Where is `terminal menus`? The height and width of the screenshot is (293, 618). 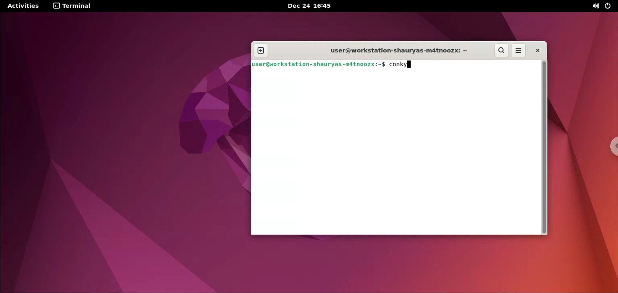 terminal menus is located at coordinates (518, 51).